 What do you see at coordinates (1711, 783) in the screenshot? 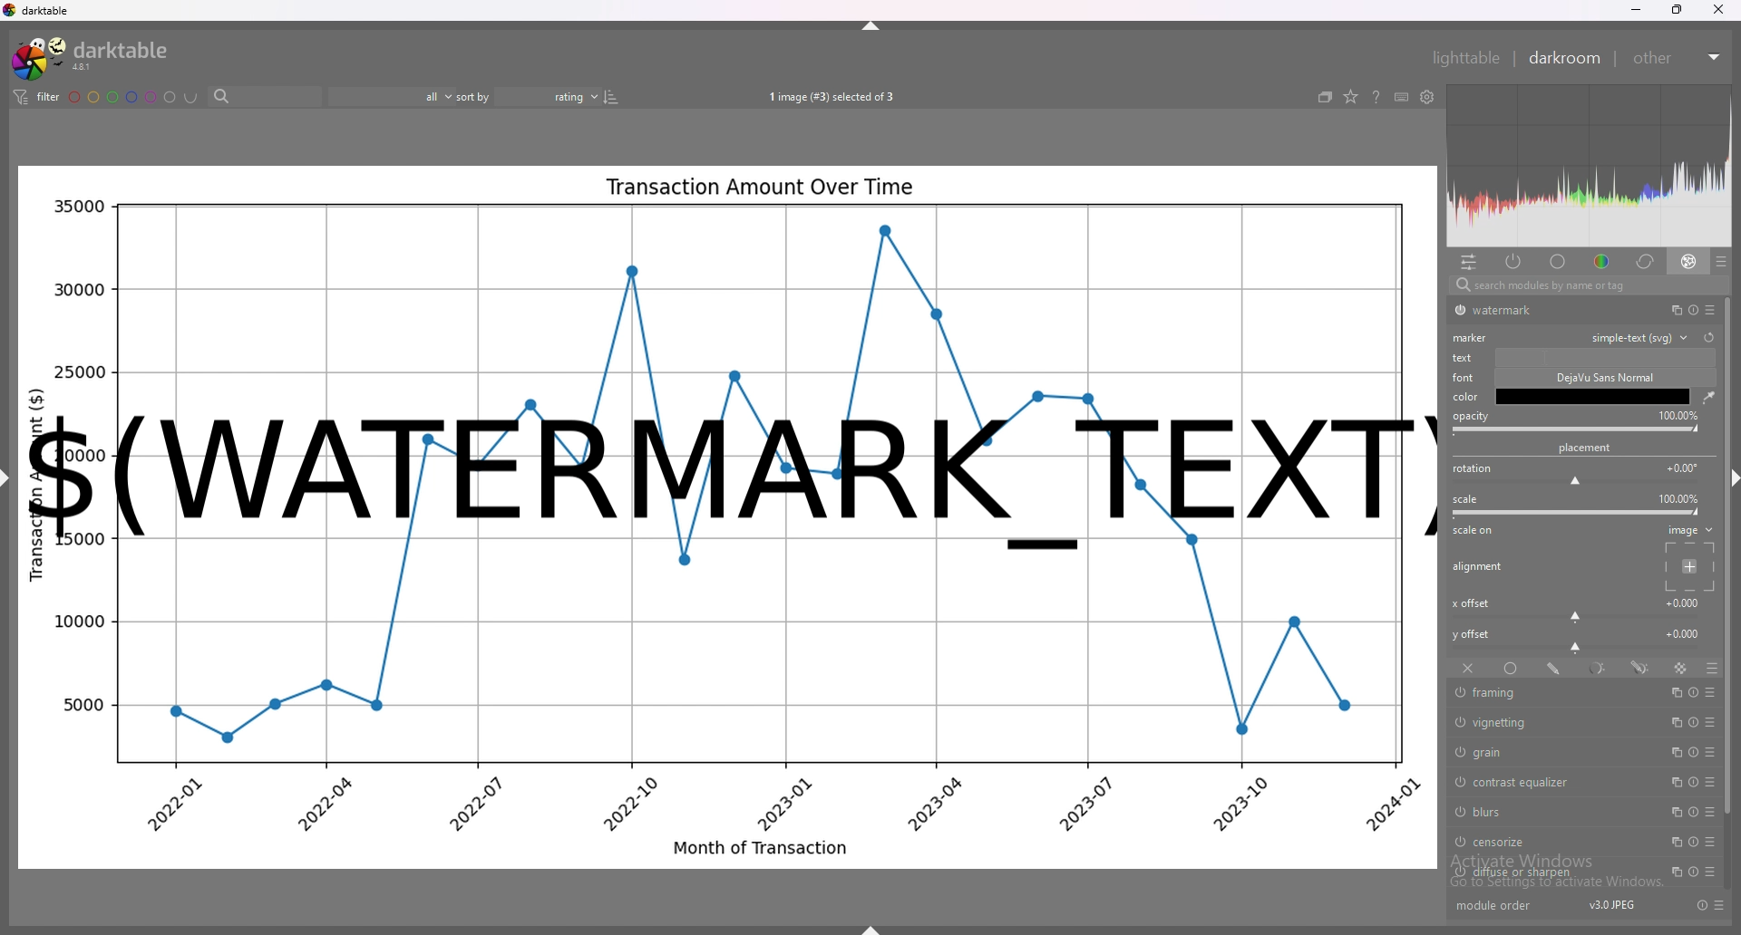
I see `presets` at bounding box center [1711, 783].